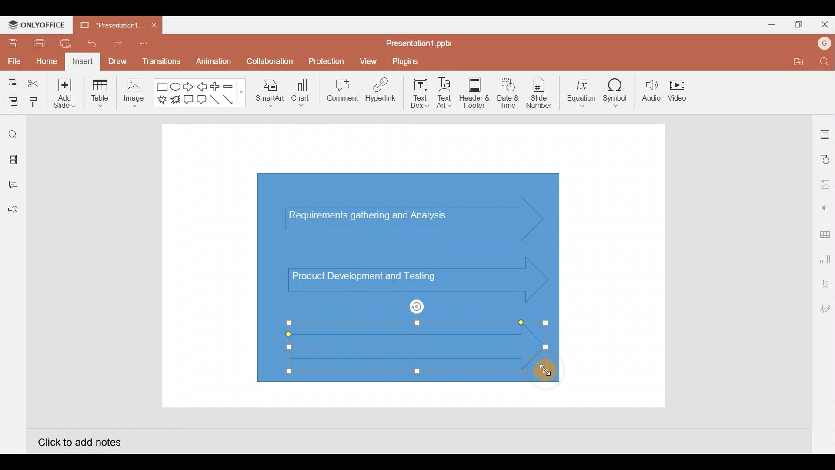 This screenshot has width=835, height=470. I want to click on 3rd Inserted right arrow shape, so click(396, 347).